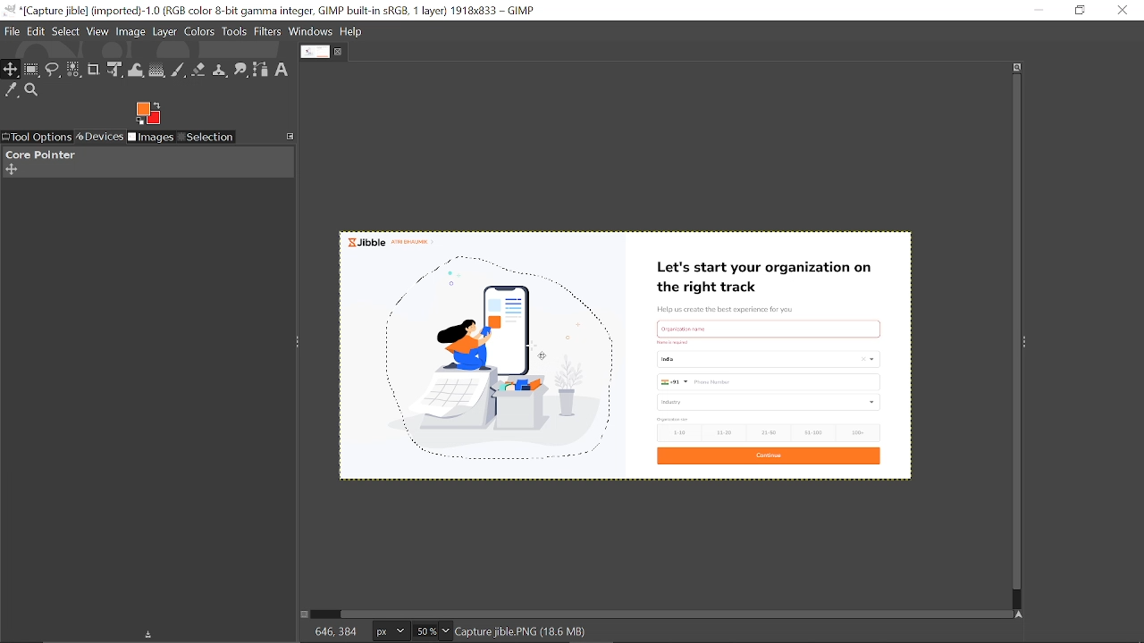  I want to click on Devices, so click(98, 138).